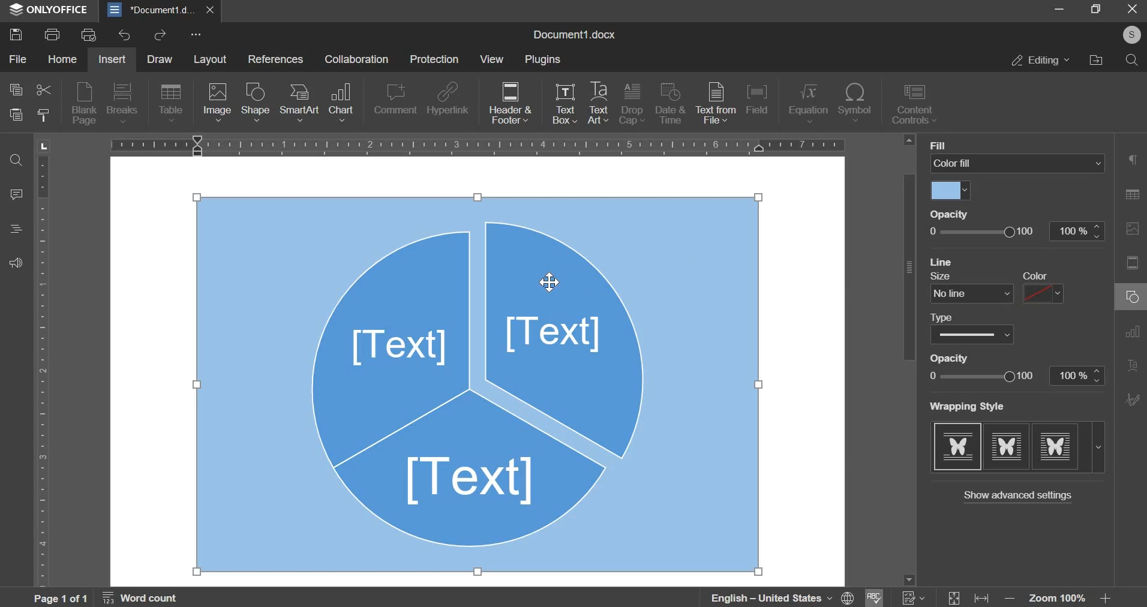  What do you see at coordinates (19, 161) in the screenshot?
I see `Search and replace tool` at bounding box center [19, 161].